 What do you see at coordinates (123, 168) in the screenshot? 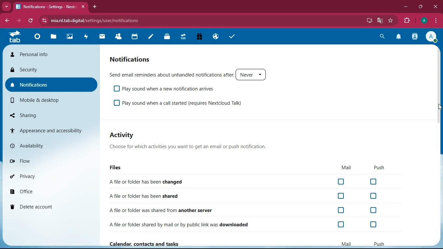
I see `files` at bounding box center [123, 168].